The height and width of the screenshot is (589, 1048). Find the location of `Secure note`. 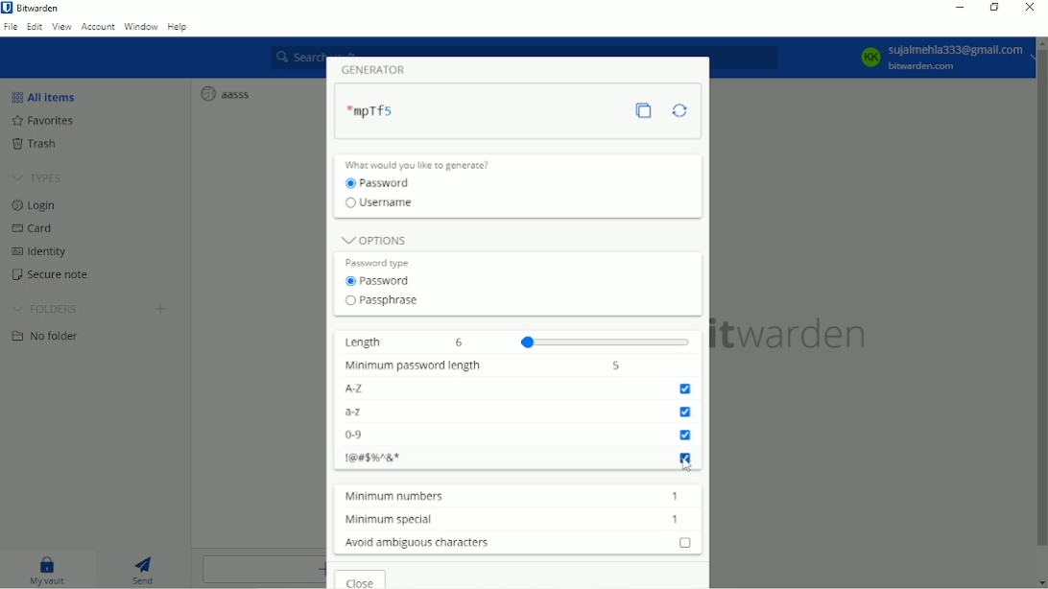

Secure note is located at coordinates (60, 274).